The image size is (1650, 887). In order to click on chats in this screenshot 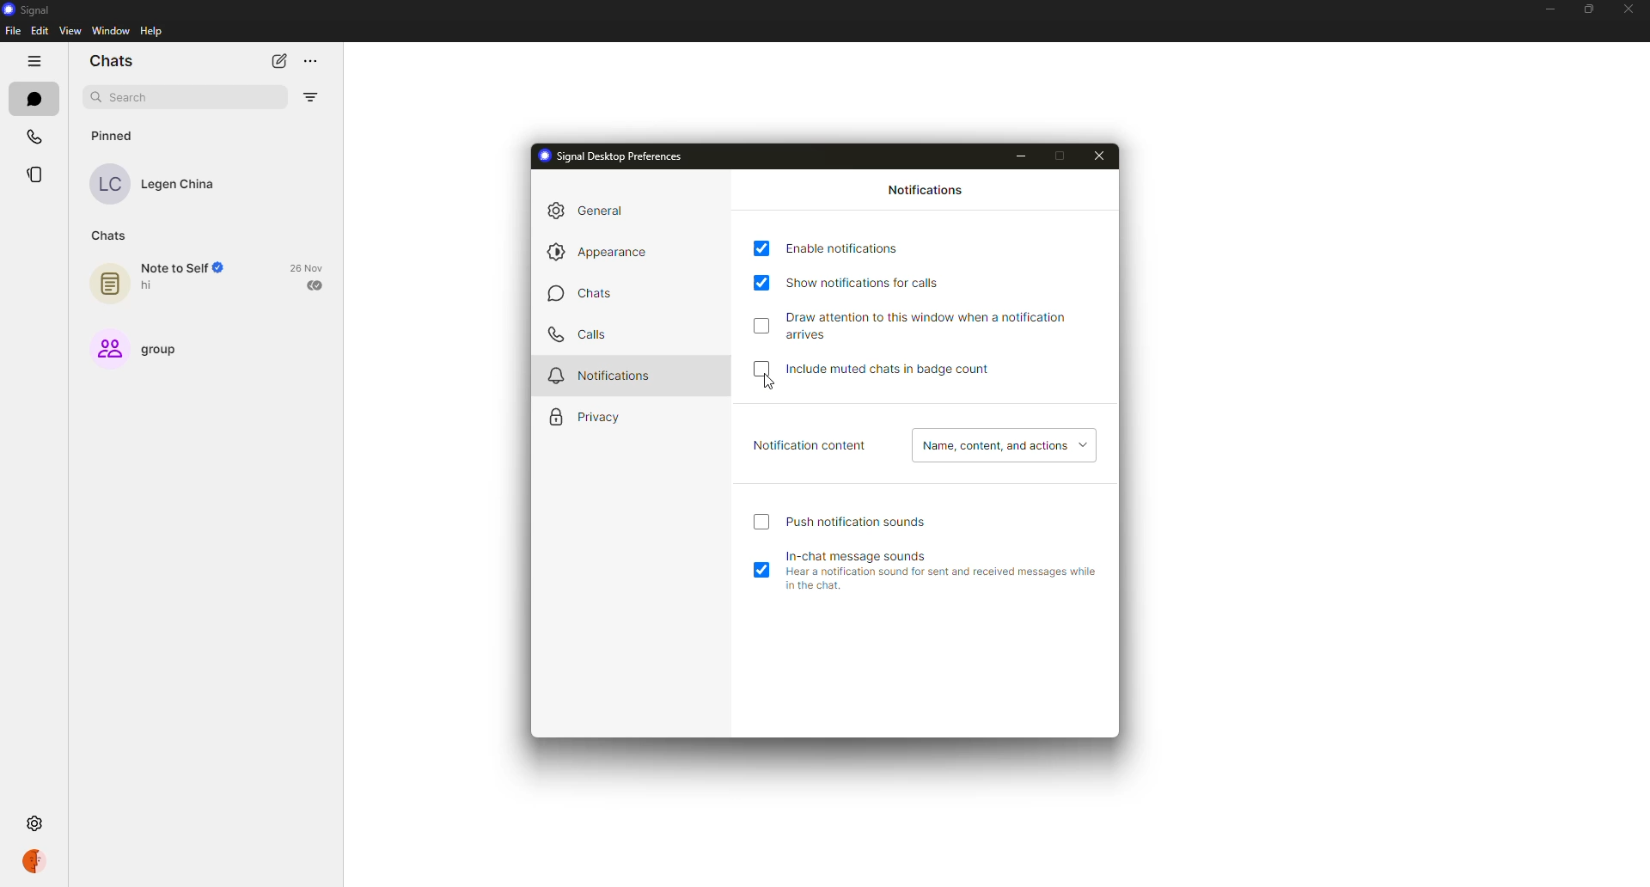, I will do `click(113, 236)`.